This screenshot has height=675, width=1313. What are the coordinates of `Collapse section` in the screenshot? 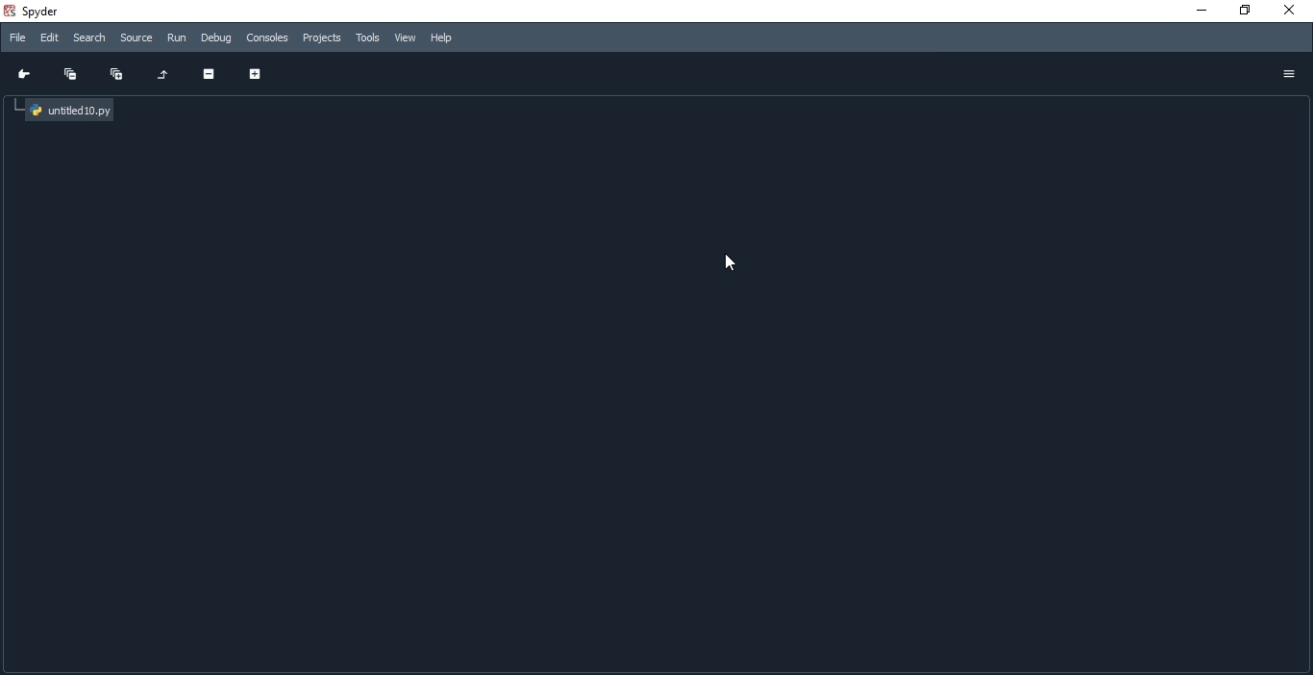 It's located at (211, 71).